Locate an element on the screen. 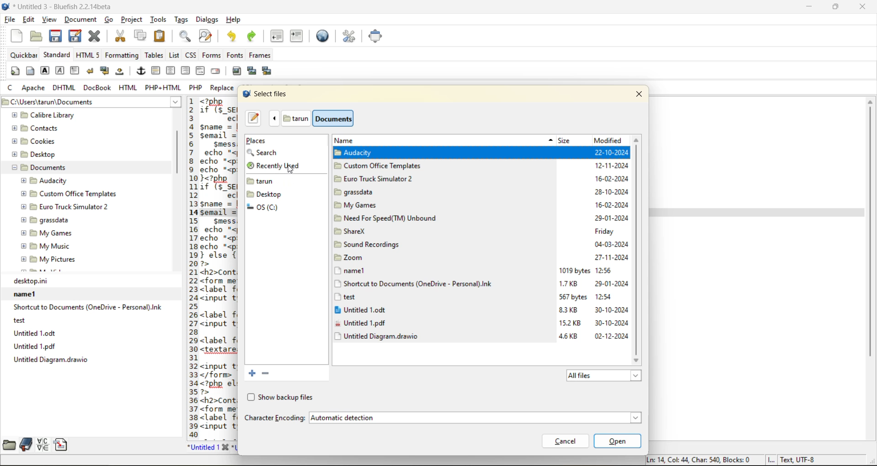 The height and width of the screenshot is (466, 877). quickstart is located at coordinates (14, 72).